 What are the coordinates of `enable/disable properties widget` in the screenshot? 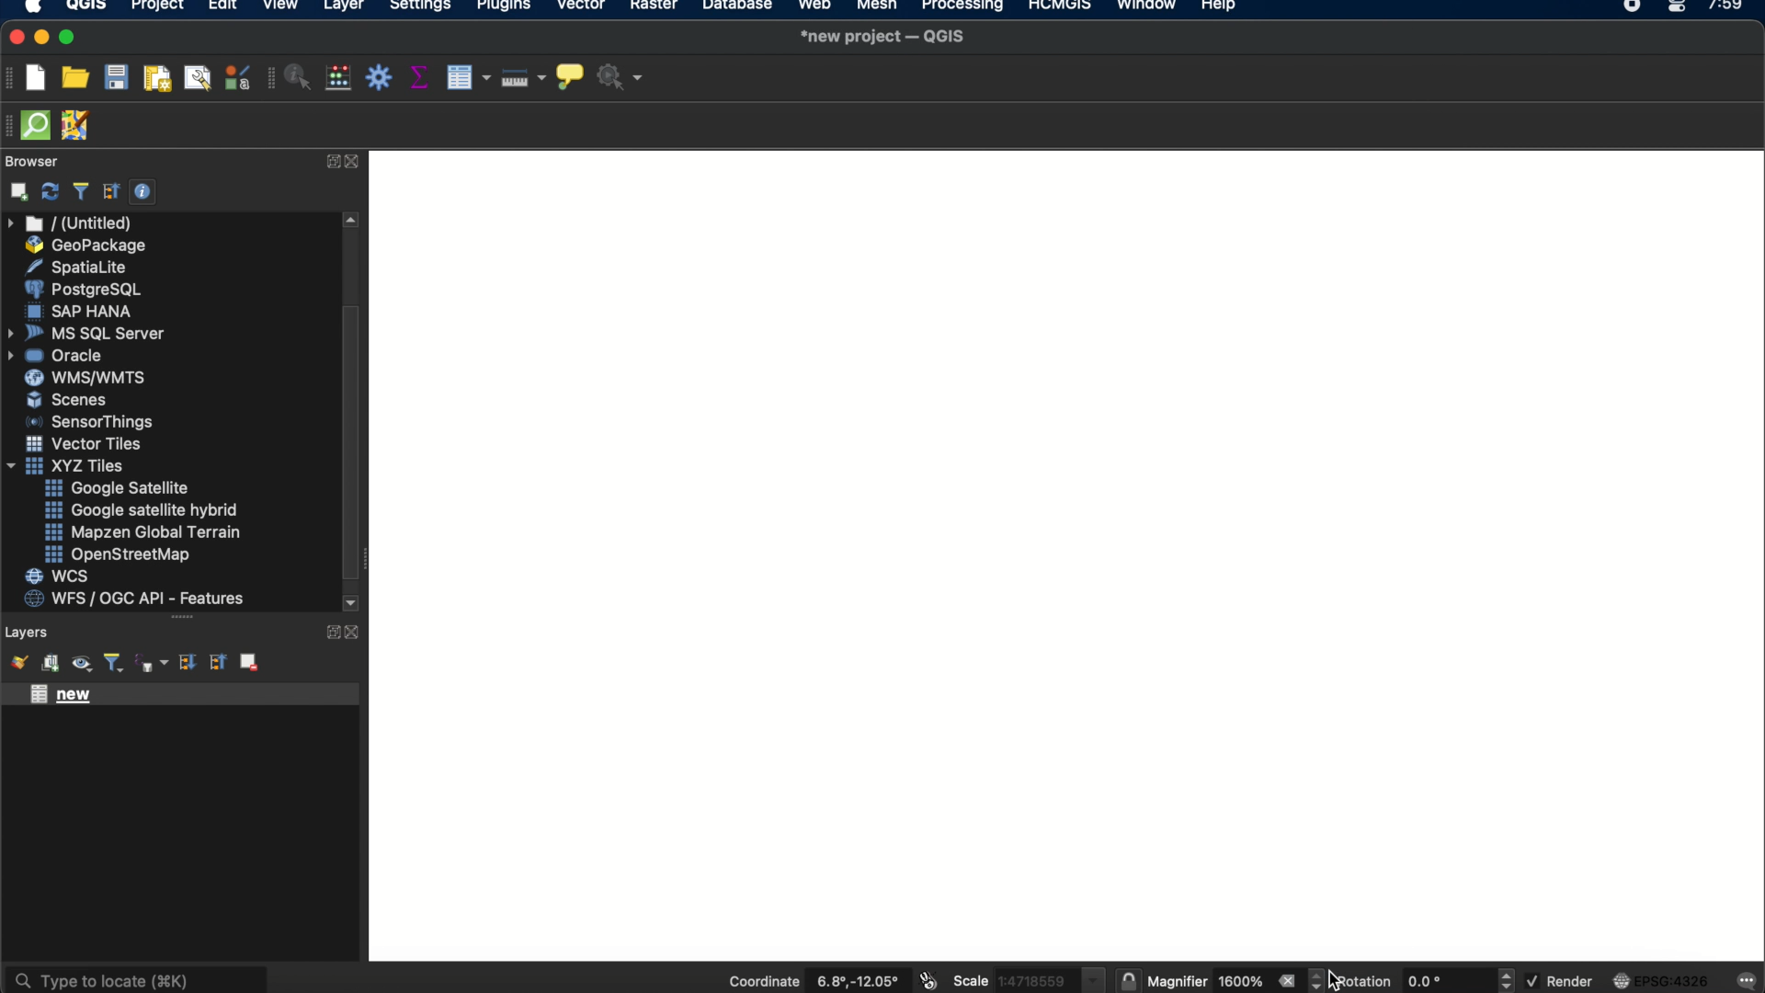 It's located at (143, 192).